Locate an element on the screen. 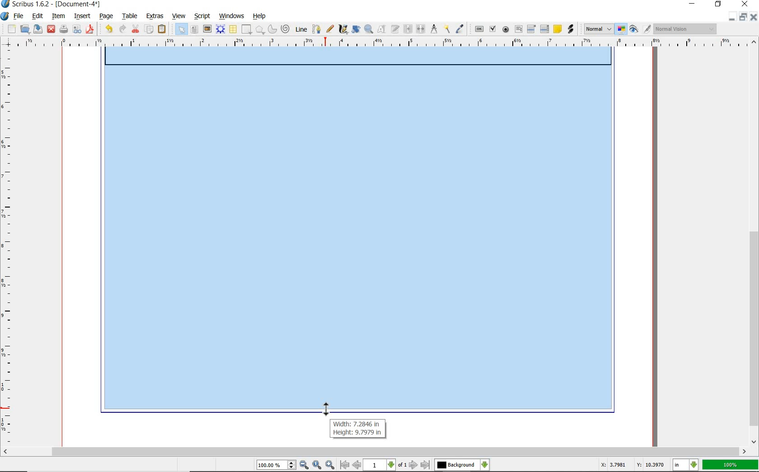 The width and height of the screenshot is (759, 472). of 1 is located at coordinates (403, 465).